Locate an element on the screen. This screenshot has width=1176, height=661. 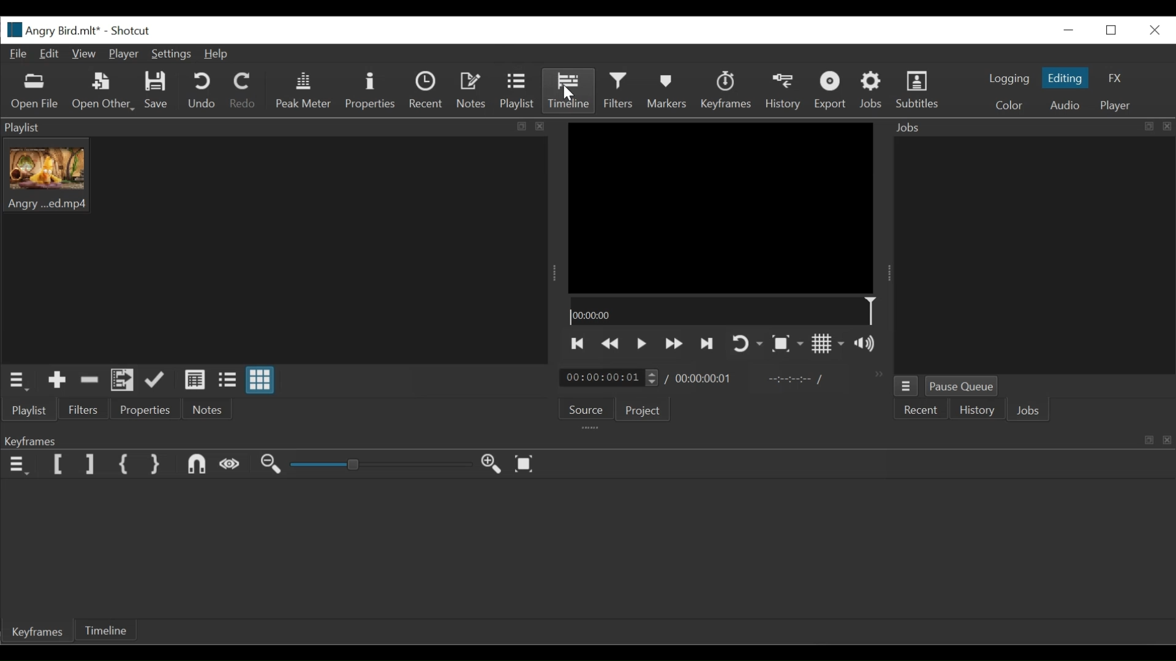
Append is located at coordinates (157, 381).